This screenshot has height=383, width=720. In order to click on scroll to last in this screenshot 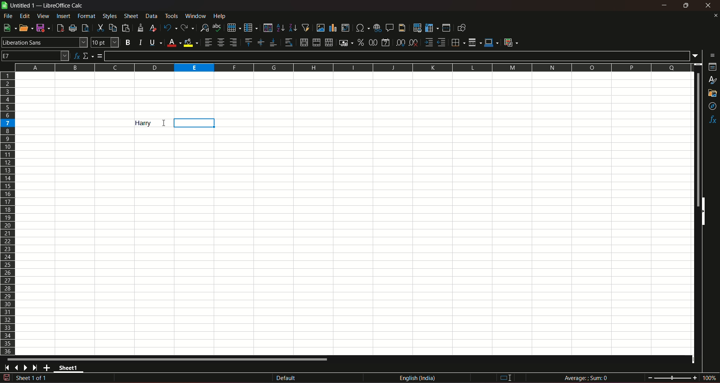, I will do `click(37, 368)`.